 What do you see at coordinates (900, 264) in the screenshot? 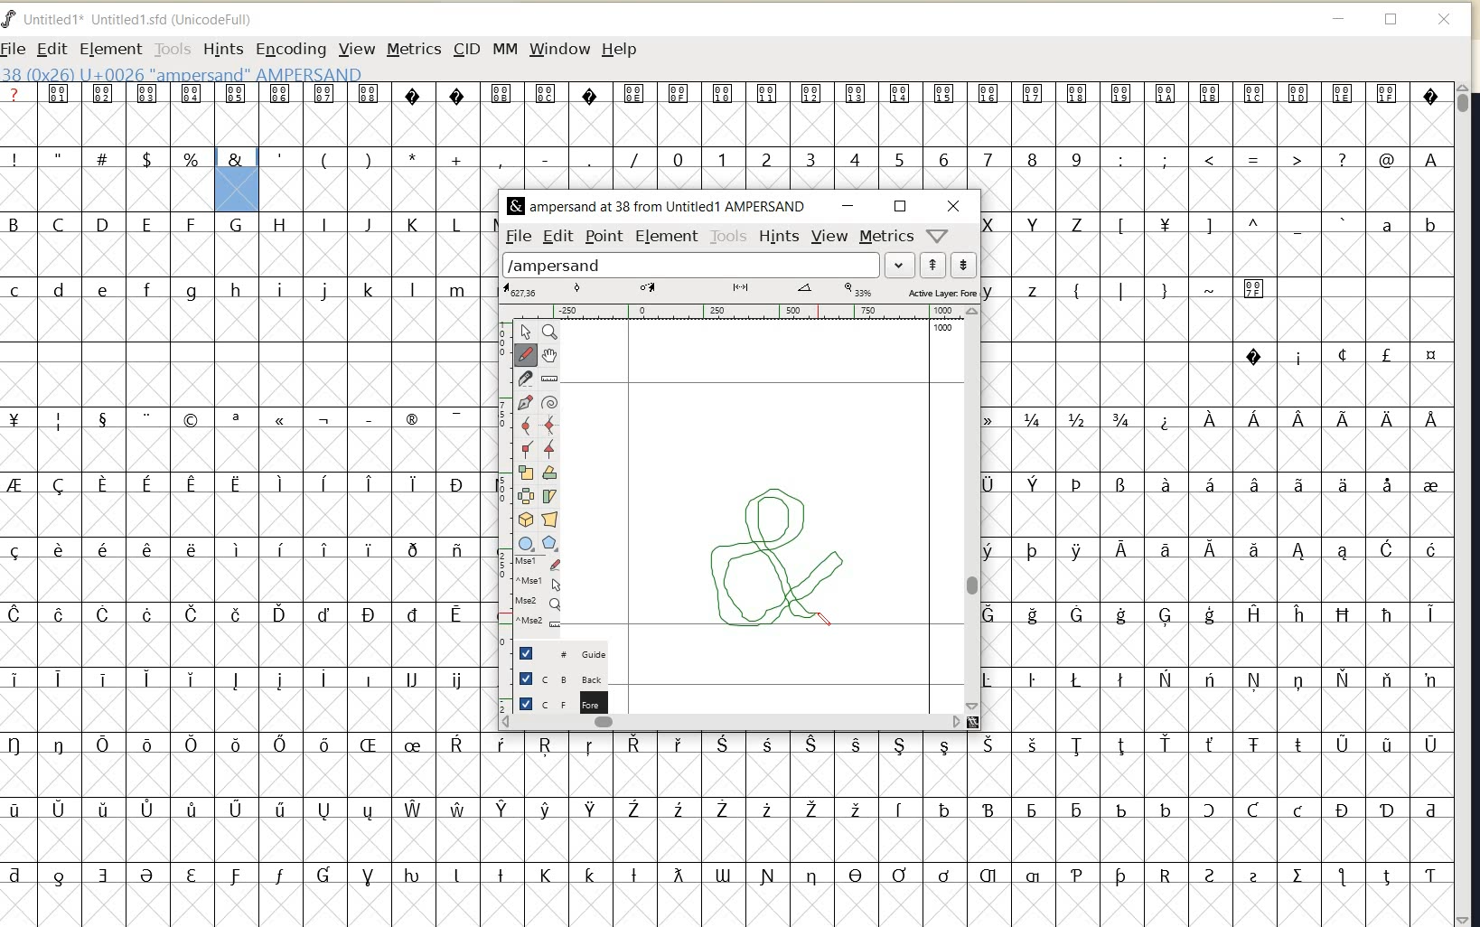
I see `expand` at bounding box center [900, 264].